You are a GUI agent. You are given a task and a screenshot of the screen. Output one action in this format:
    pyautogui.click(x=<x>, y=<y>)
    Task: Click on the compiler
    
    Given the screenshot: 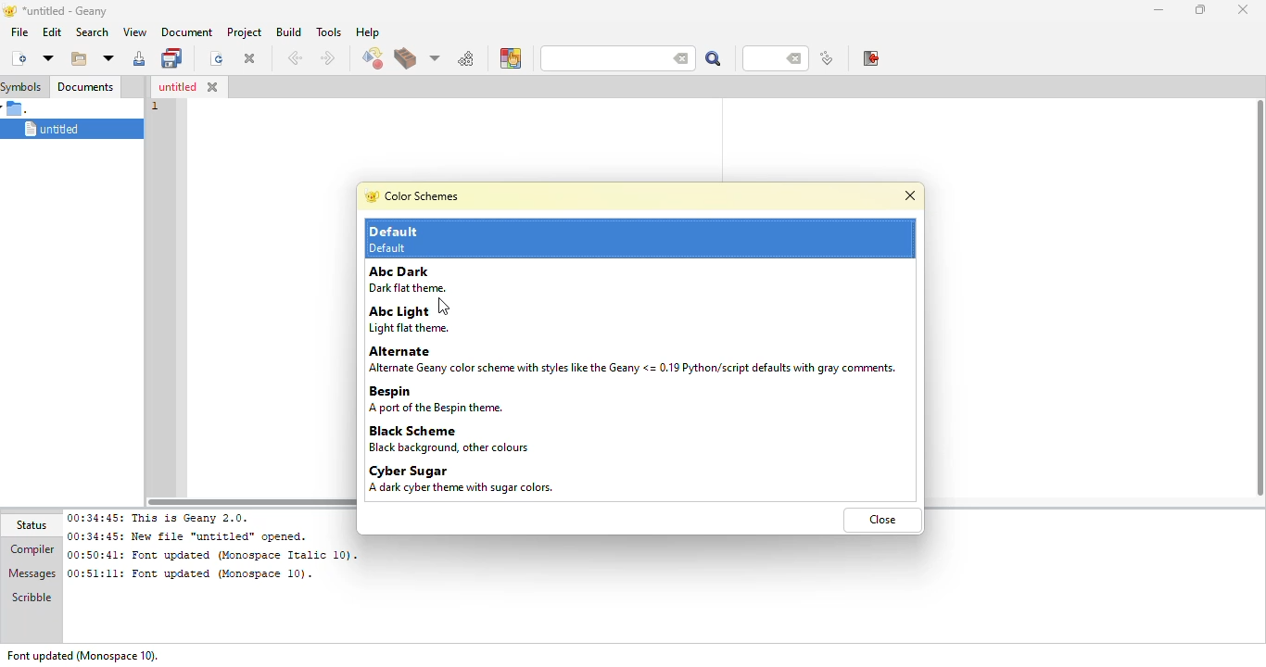 What is the action you would take?
    pyautogui.click(x=32, y=549)
    